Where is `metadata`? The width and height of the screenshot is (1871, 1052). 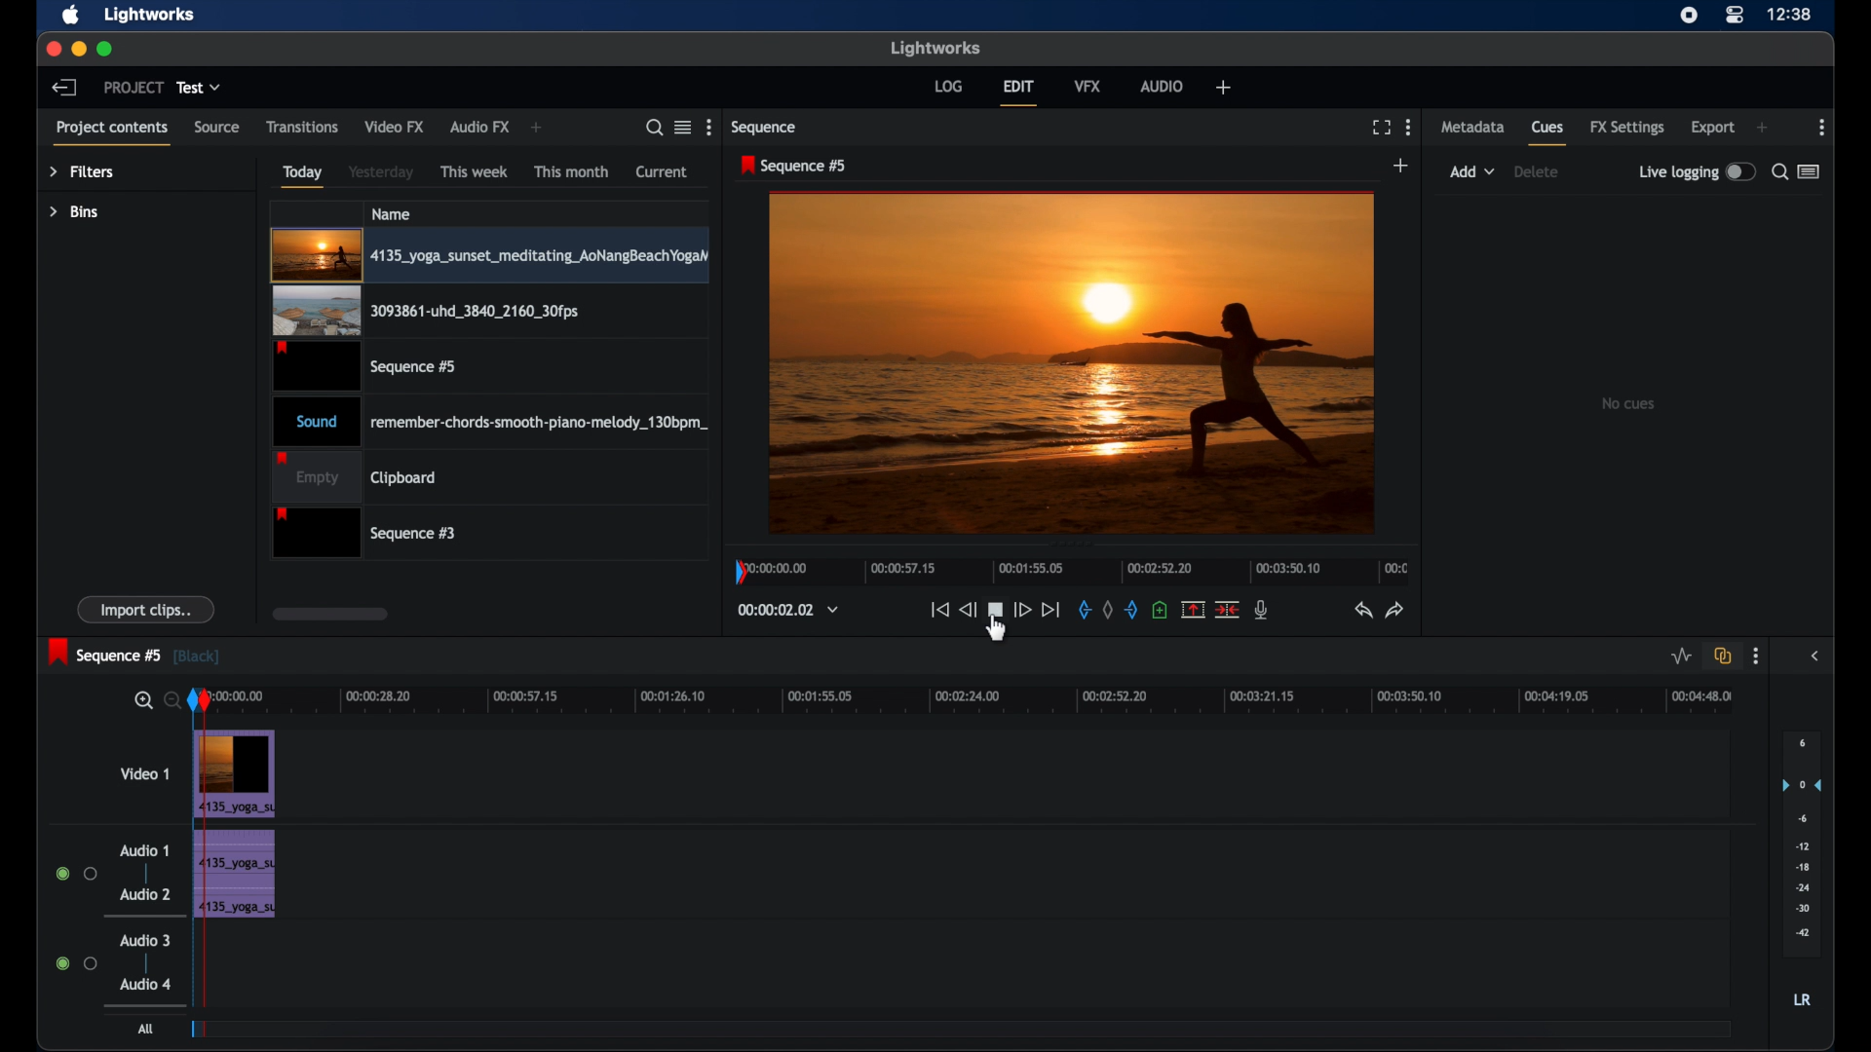
metadata is located at coordinates (1473, 128).